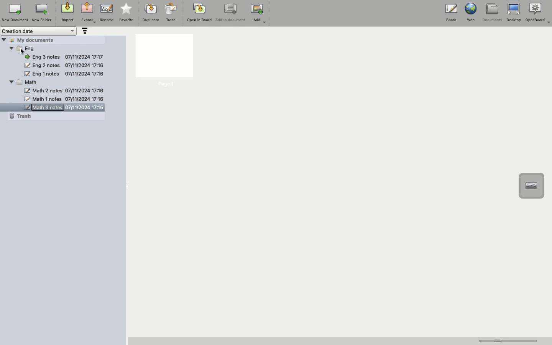  What do you see at coordinates (4, 39) in the screenshot?
I see `Hide` at bounding box center [4, 39].